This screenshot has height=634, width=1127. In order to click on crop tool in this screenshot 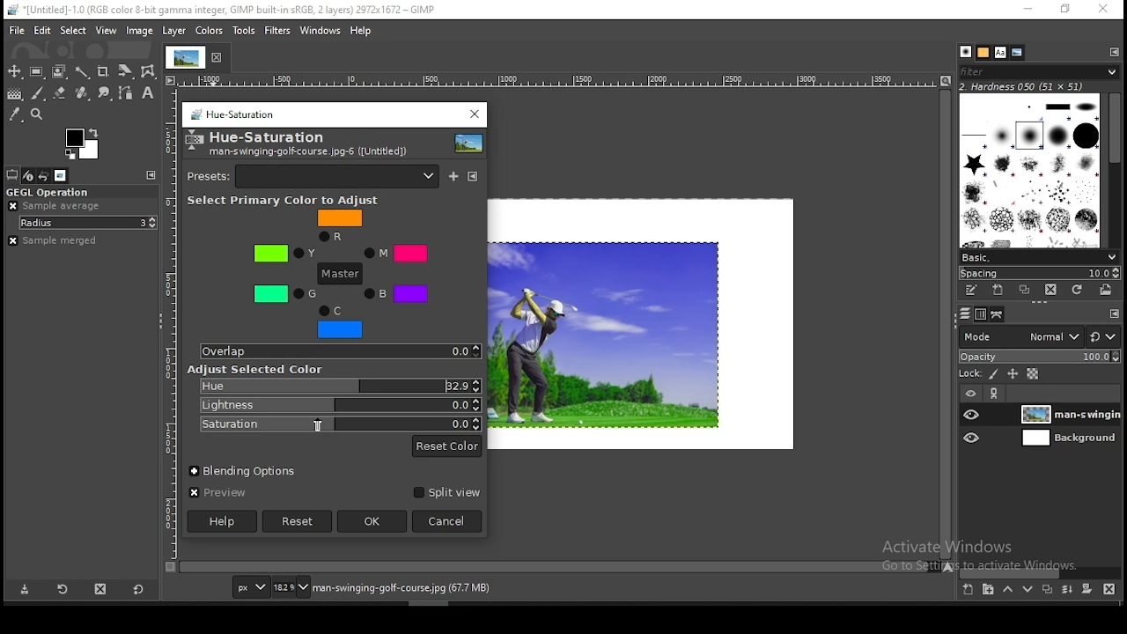, I will do `click(104, 72)`.